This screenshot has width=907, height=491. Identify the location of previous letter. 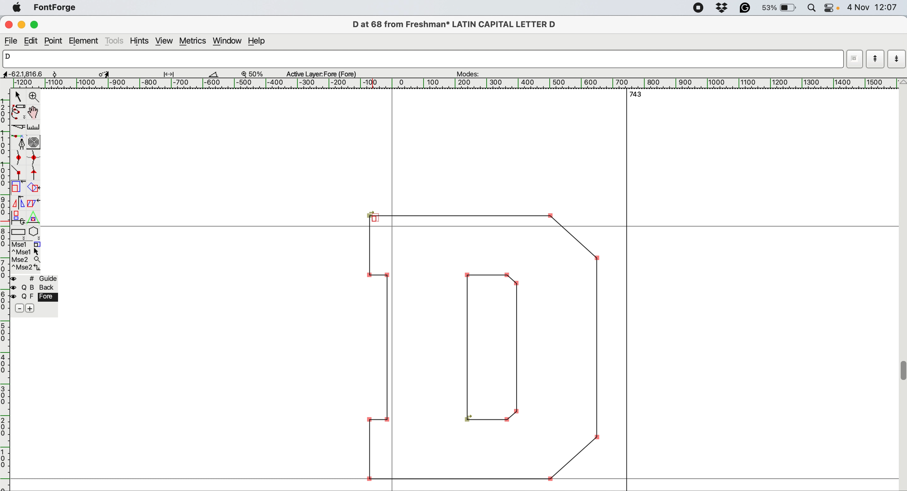
(875, 59).